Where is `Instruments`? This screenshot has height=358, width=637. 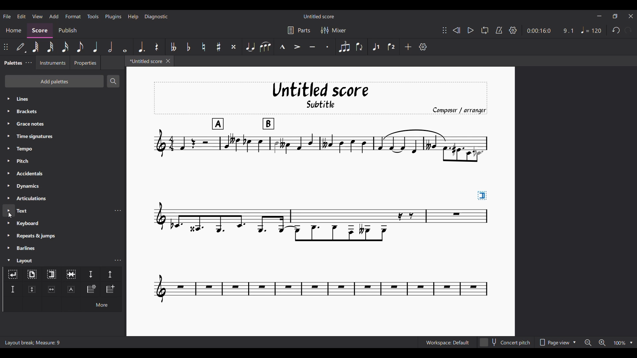 Instruments is located at coordinates (52, 63).